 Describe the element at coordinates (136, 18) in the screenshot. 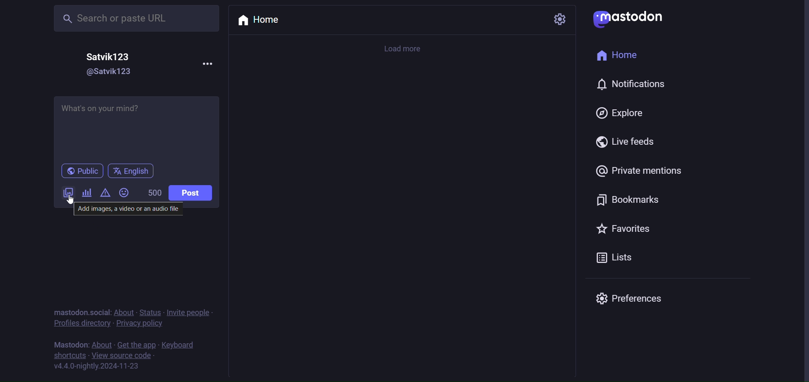

I see `Search or paste URL` at that location.